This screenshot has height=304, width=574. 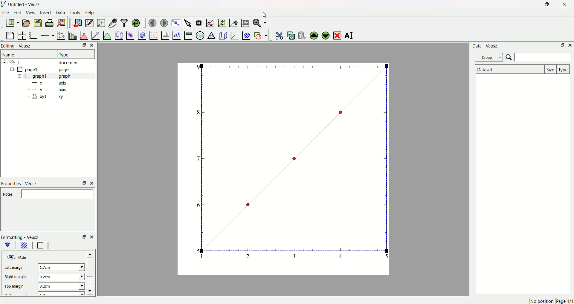 What do you see at coordinates (17, 46) in the screenshot?
I see `Editing - Veusz` at bounding box center [17, 46].